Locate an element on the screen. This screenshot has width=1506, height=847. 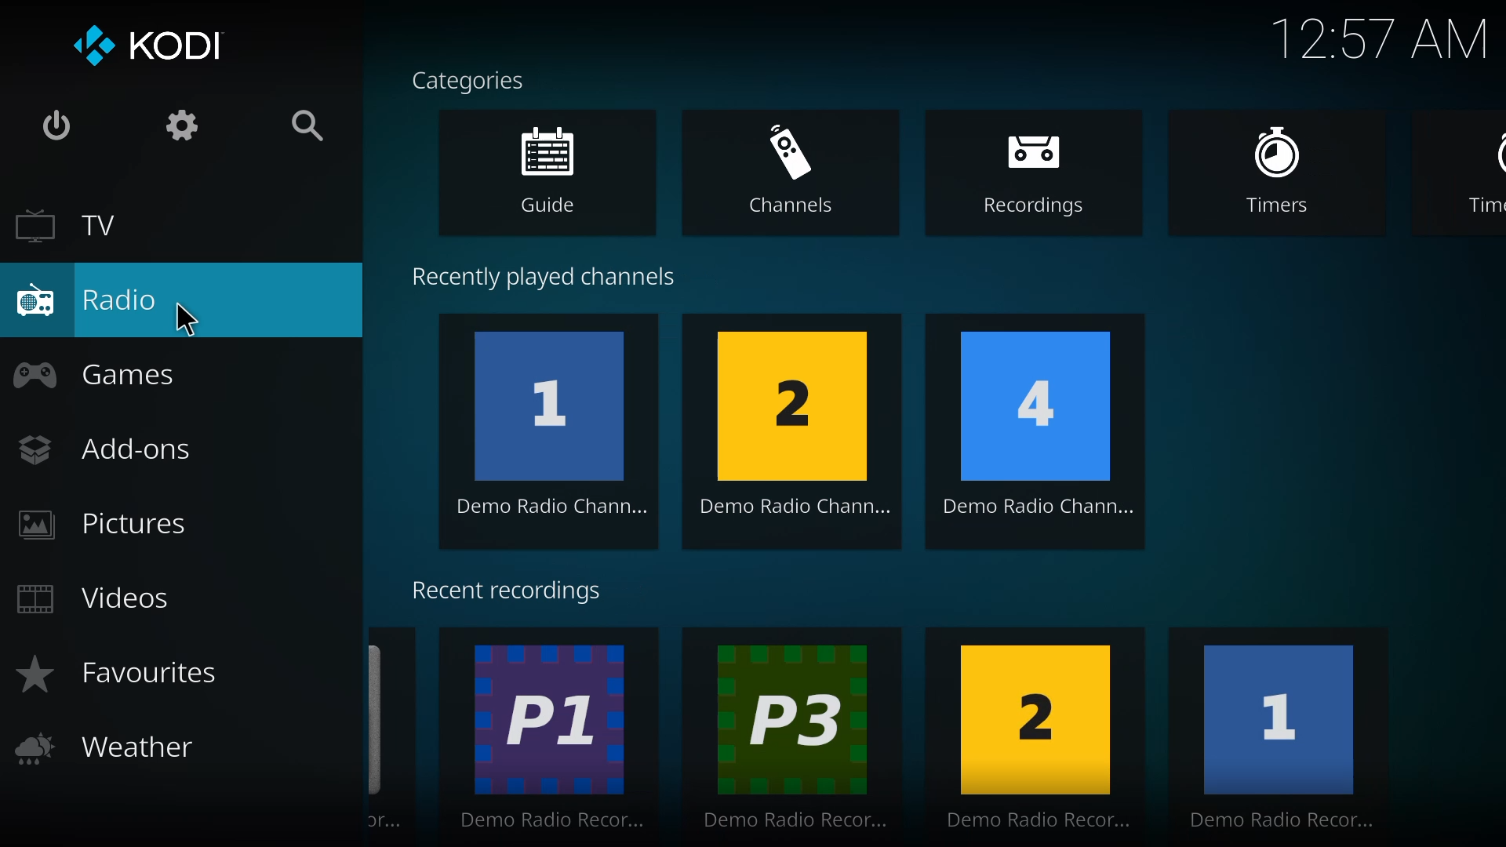
categories is located at coordinates (467, 78).